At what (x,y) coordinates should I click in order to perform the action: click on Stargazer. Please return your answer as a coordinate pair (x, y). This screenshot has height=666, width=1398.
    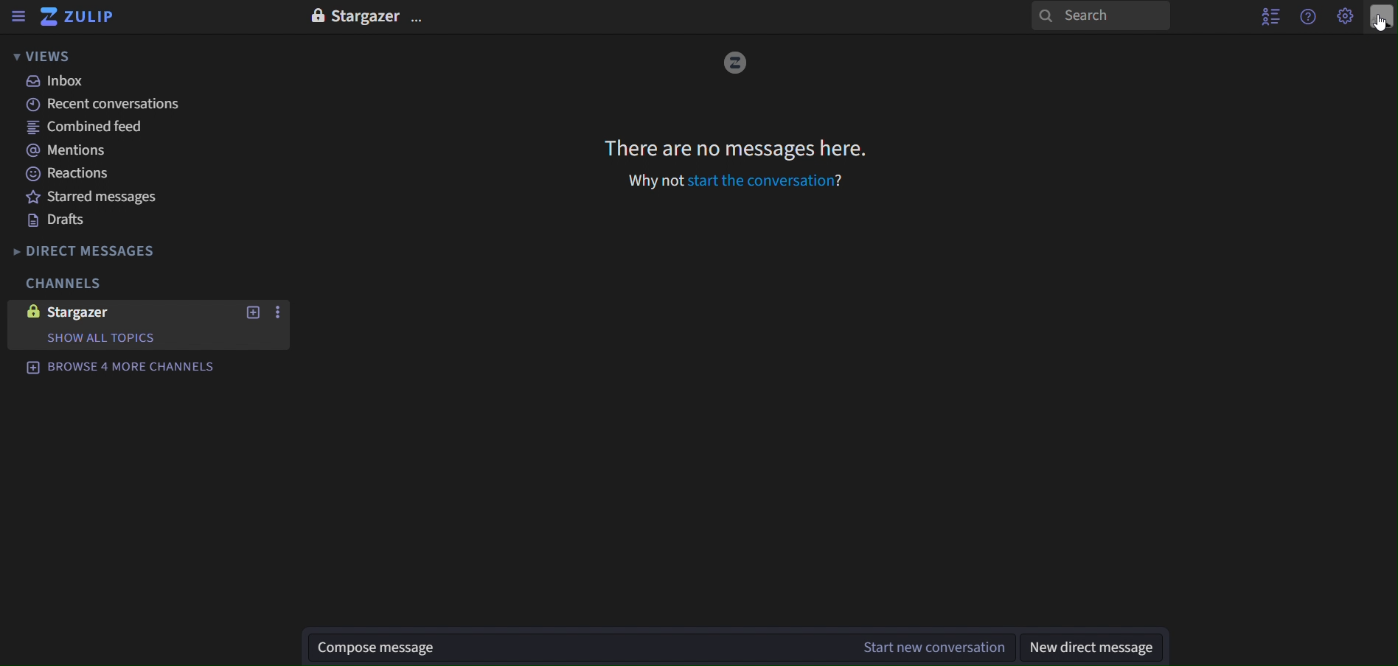
    Looking at the image, I should click on (372, 16).